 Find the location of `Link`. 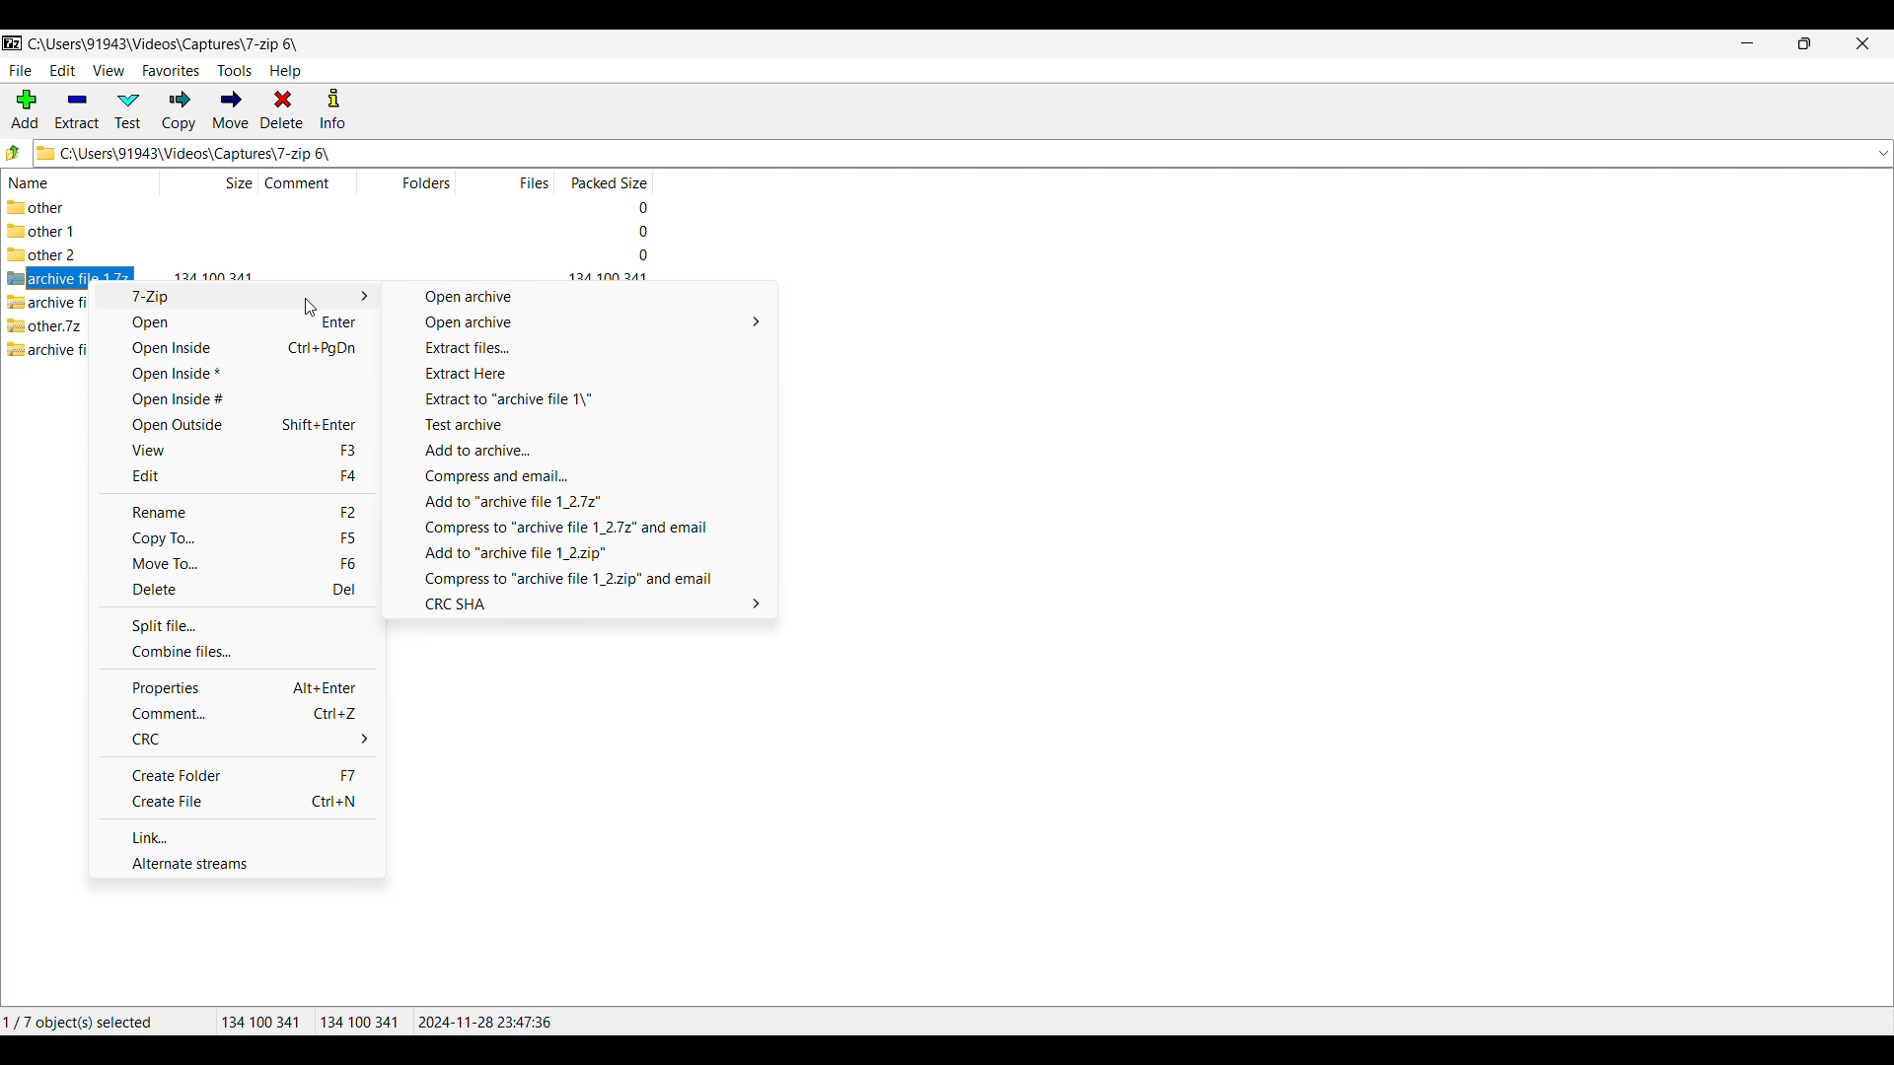

Link is located at coordinates (237, 836).